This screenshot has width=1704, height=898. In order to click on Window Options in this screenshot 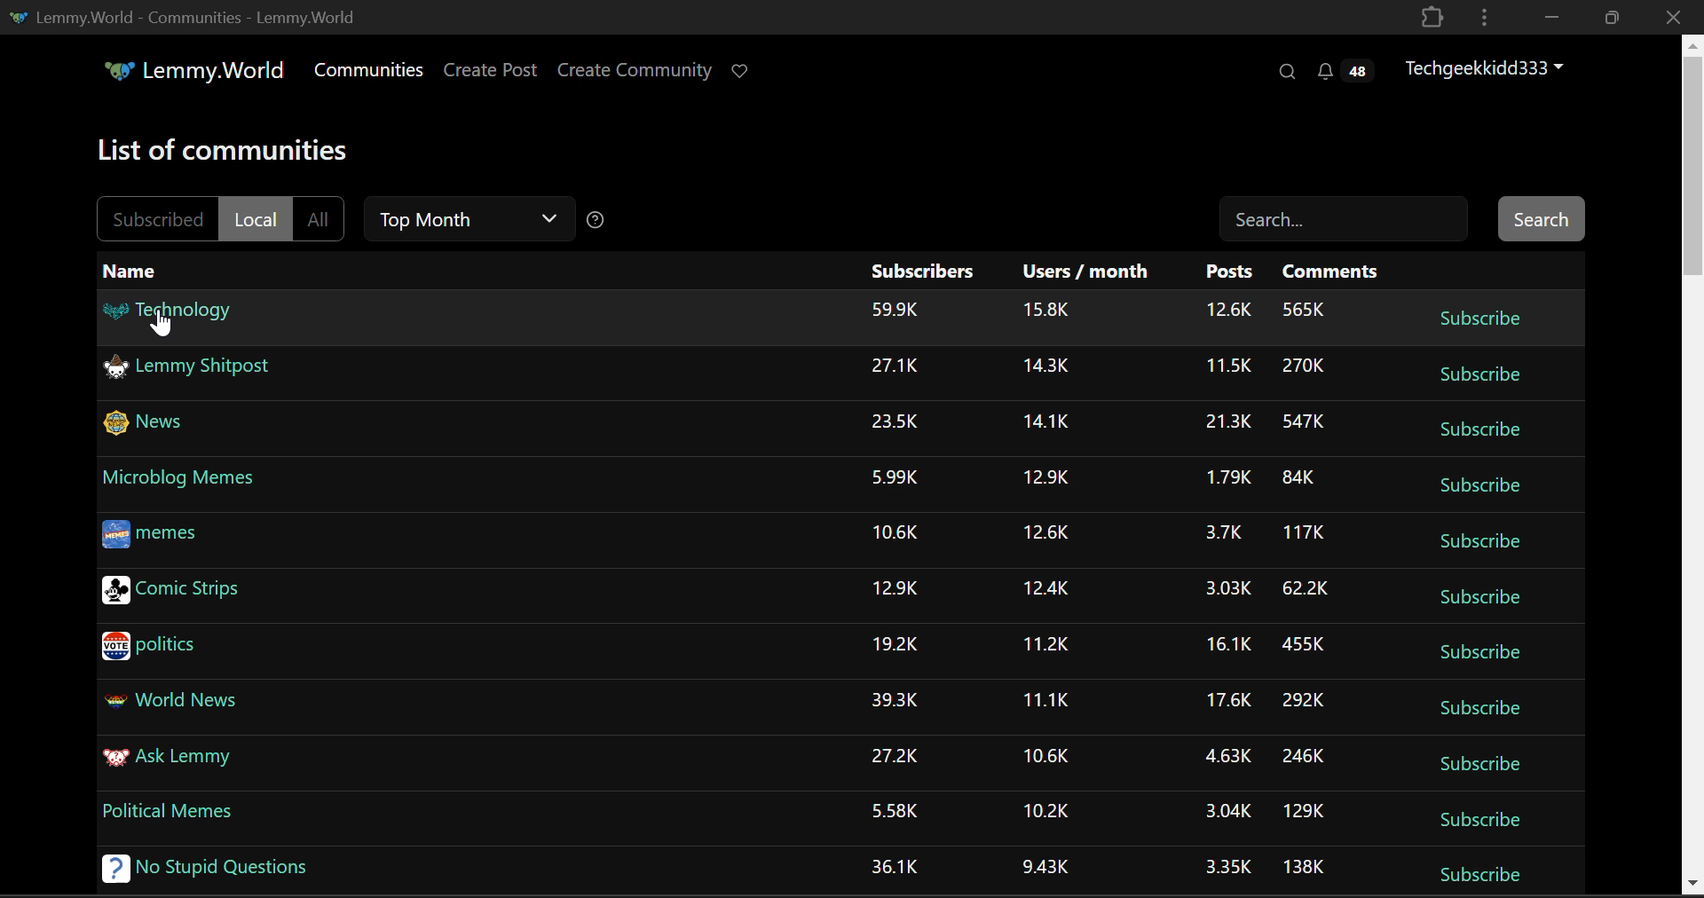, I will do `click(1487, 18)`.